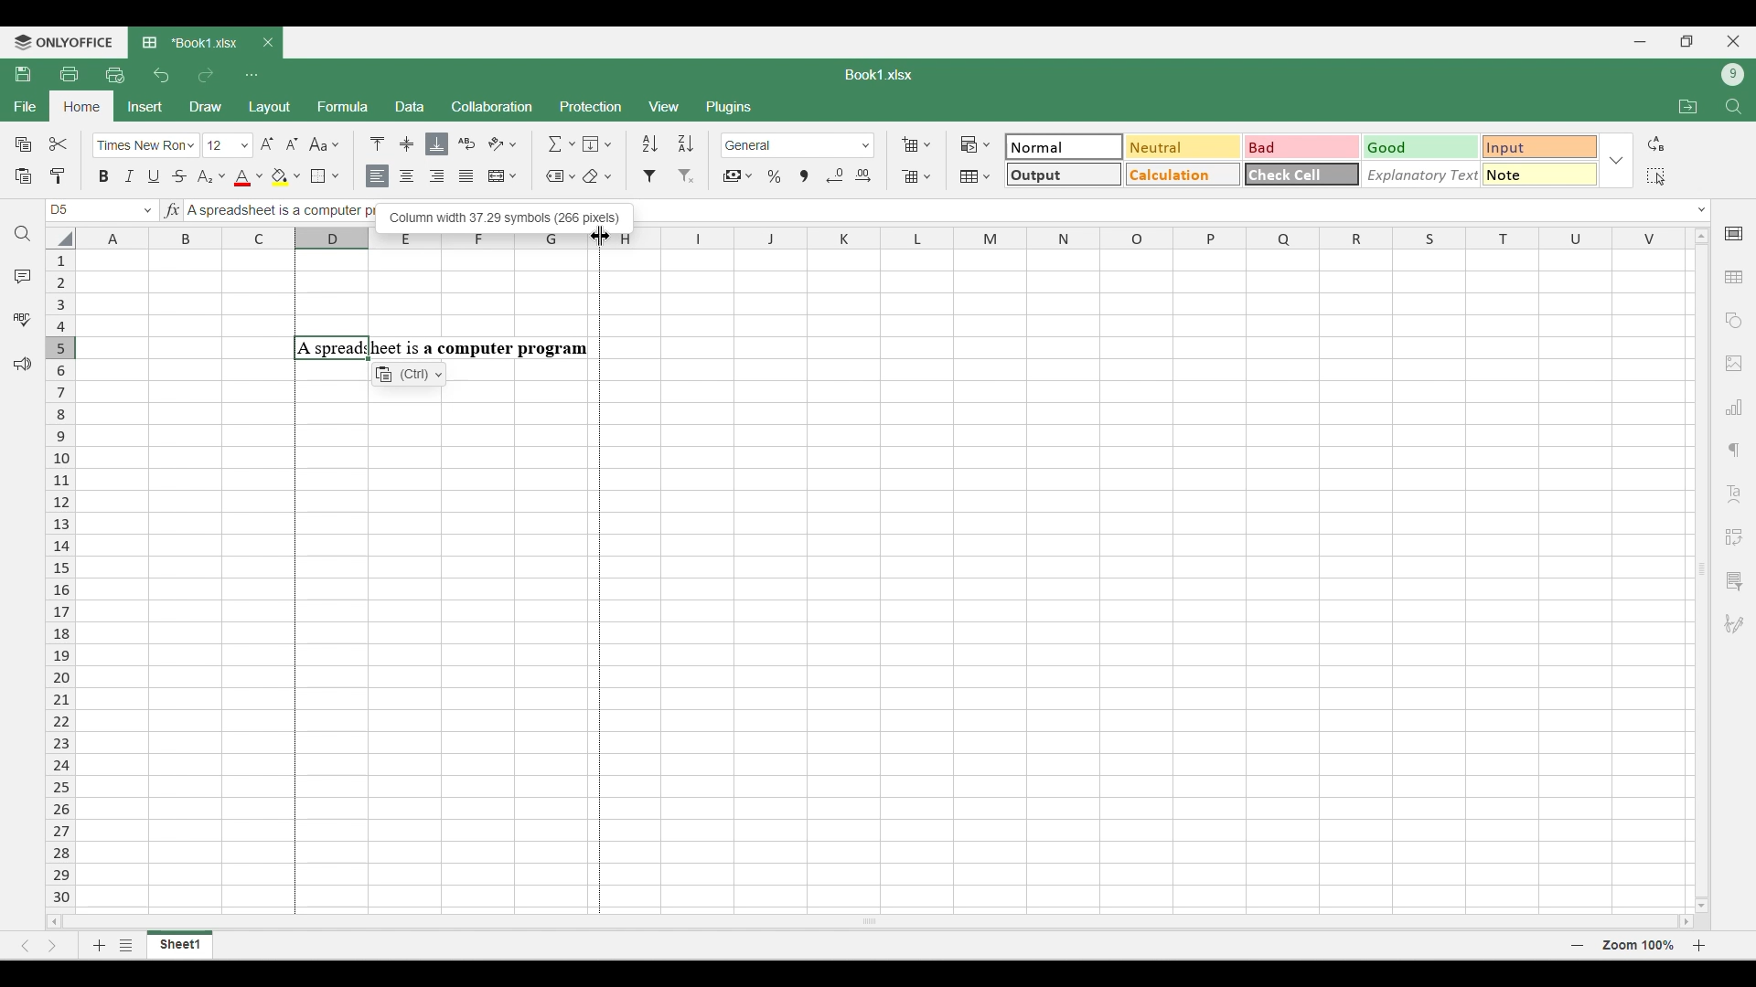  What do you see at coordinates (22, 73) in the screenshot?
I see `Save` at bounding box center [22, 73].